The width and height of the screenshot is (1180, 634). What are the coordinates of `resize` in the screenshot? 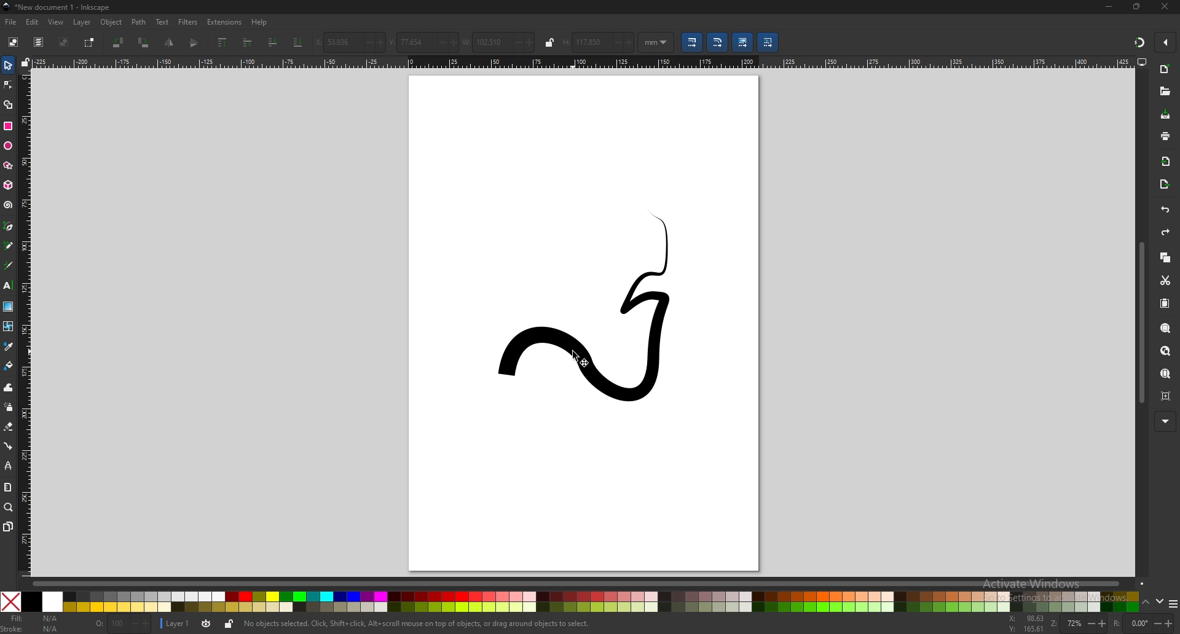 It's located at (1138, 7).